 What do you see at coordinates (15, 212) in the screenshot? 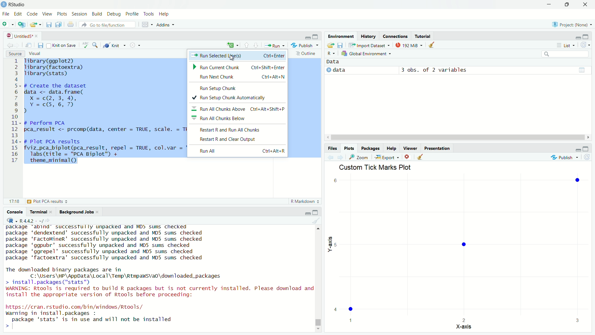
I see `console` at bounding box center [15, 212].